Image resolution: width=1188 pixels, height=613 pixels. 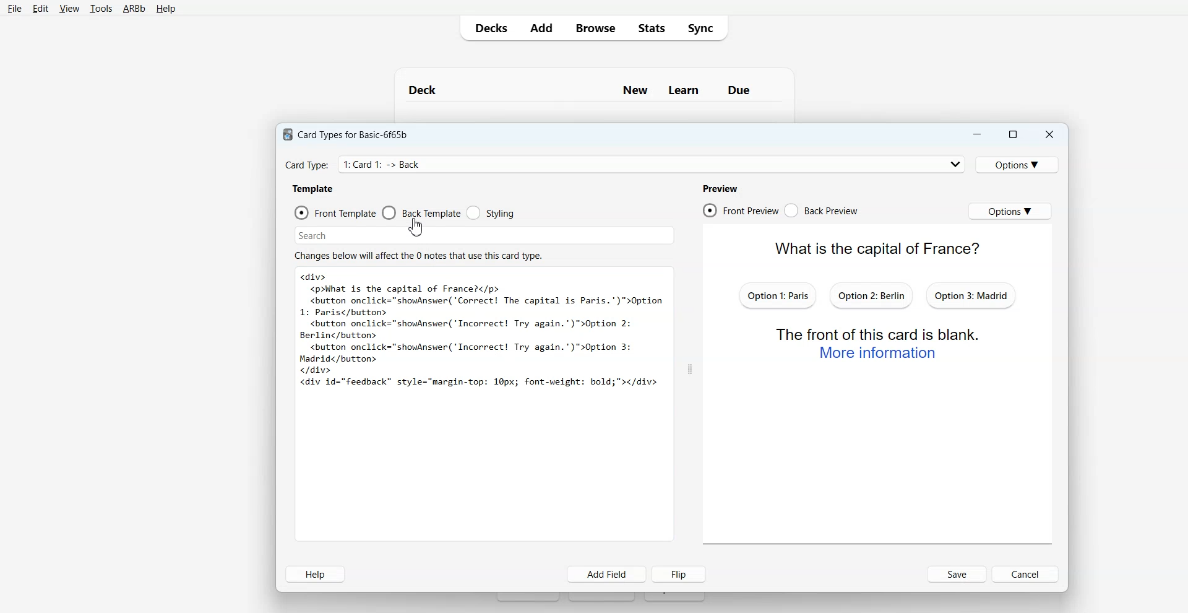 What do you see at coordinates (861, 248) in the screenshot?
I see `Text 2` at bounding box center [861, 248].